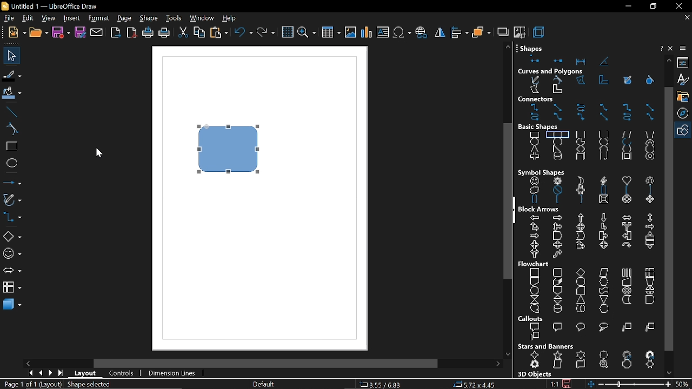  I want to click on properties, so click(684, 63).